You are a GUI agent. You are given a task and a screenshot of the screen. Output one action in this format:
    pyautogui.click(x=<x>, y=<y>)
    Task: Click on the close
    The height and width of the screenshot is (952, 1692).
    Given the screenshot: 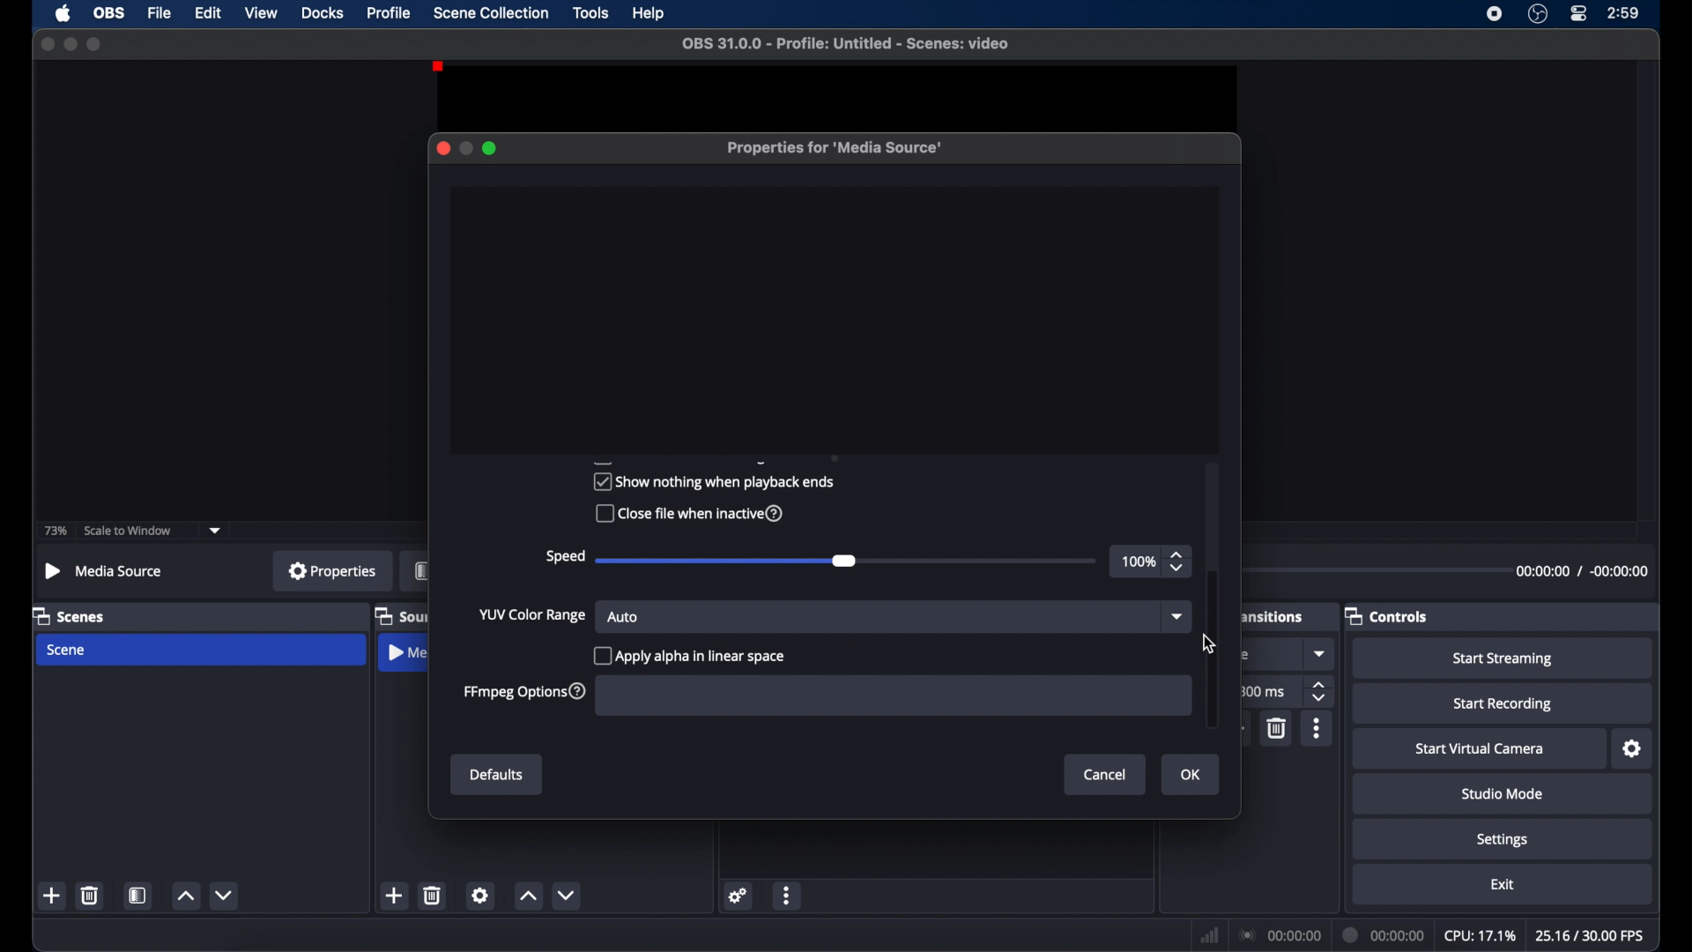 What is the action you would take?
    pyautogui.click(x=443, y=148)
    